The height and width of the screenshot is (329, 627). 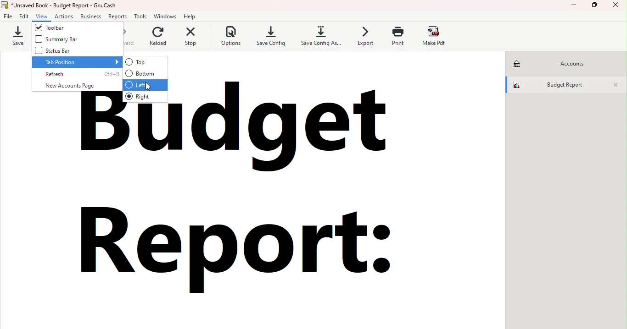 What do you see at coordinates (229, 37) in the screenshot?
I see `Options` at bounding box center [229, 37].